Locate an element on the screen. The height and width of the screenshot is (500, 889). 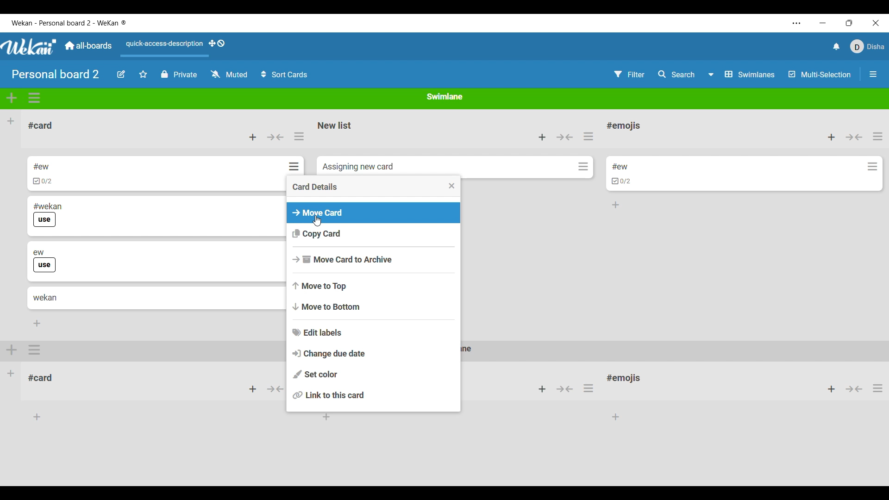
Change due date is located at coordinates (374, 353).